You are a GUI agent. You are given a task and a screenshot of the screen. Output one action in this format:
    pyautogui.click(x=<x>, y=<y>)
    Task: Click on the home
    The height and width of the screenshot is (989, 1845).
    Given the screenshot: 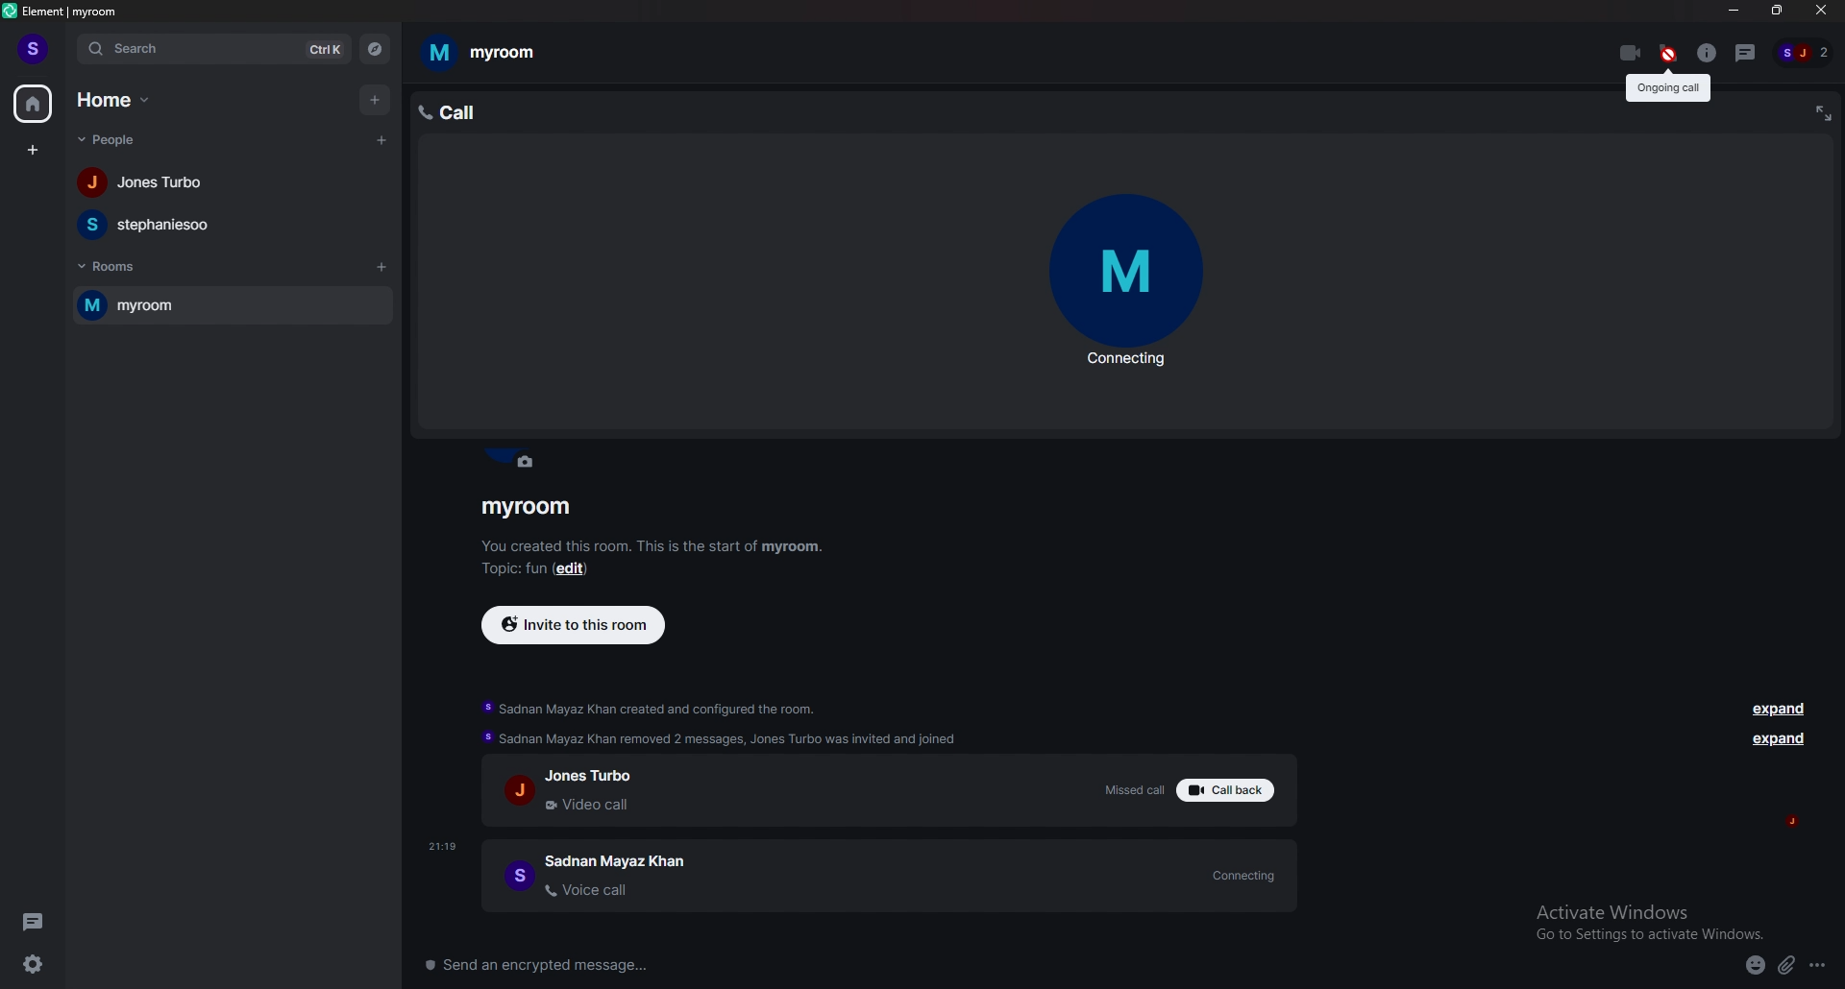 What is the action you would take?
    pyautogui.click(x=35, y=102)
    